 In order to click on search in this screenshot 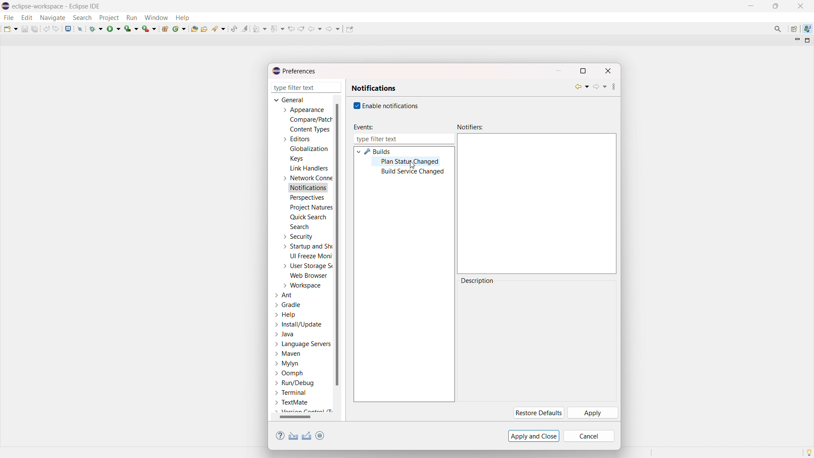, I will do `click(219, 28)`.